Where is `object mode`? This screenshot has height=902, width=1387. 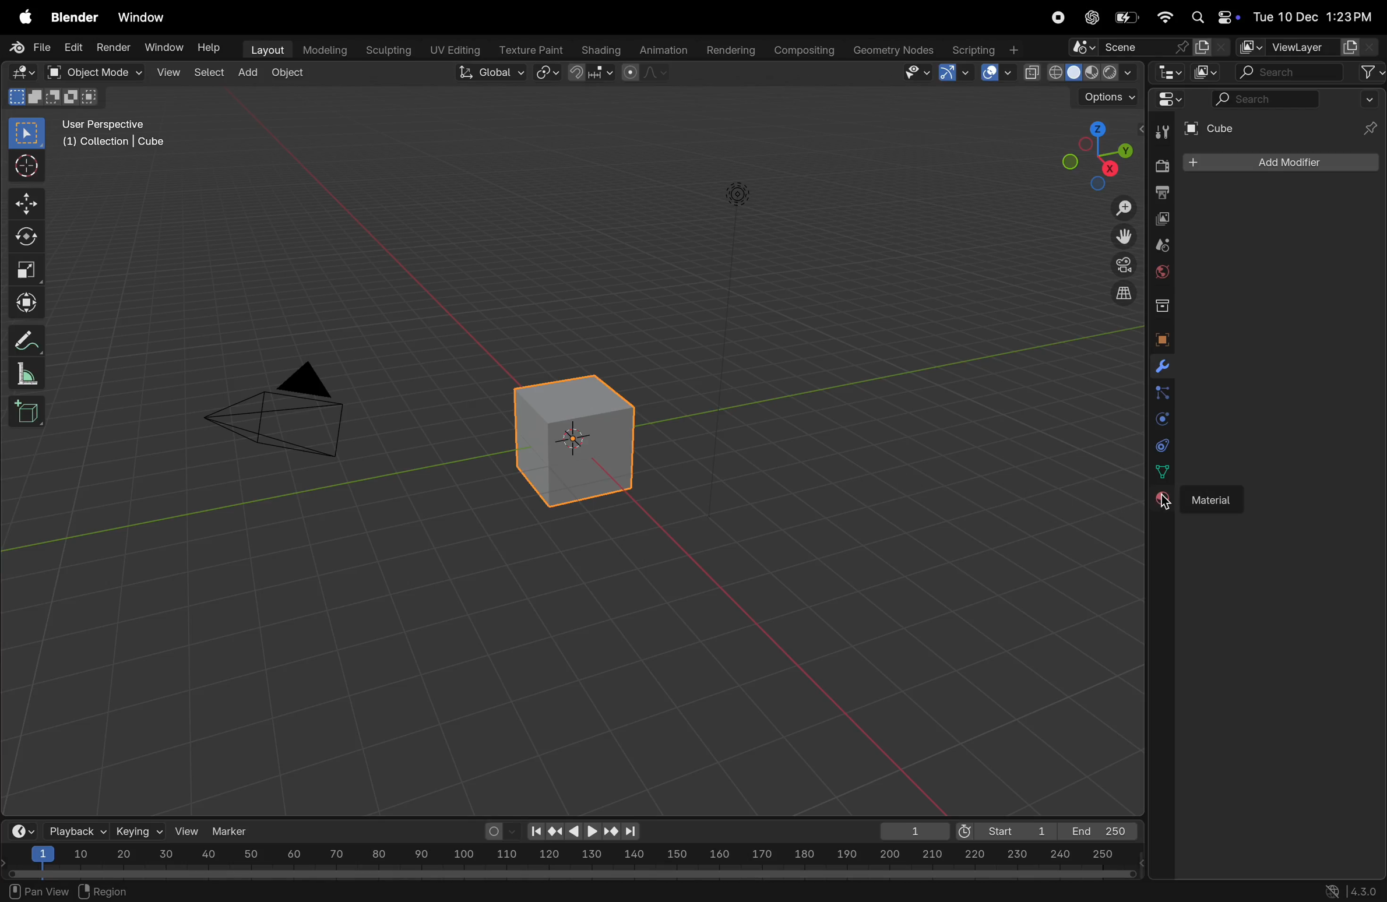
object mode is located at coordinates (89, 72).